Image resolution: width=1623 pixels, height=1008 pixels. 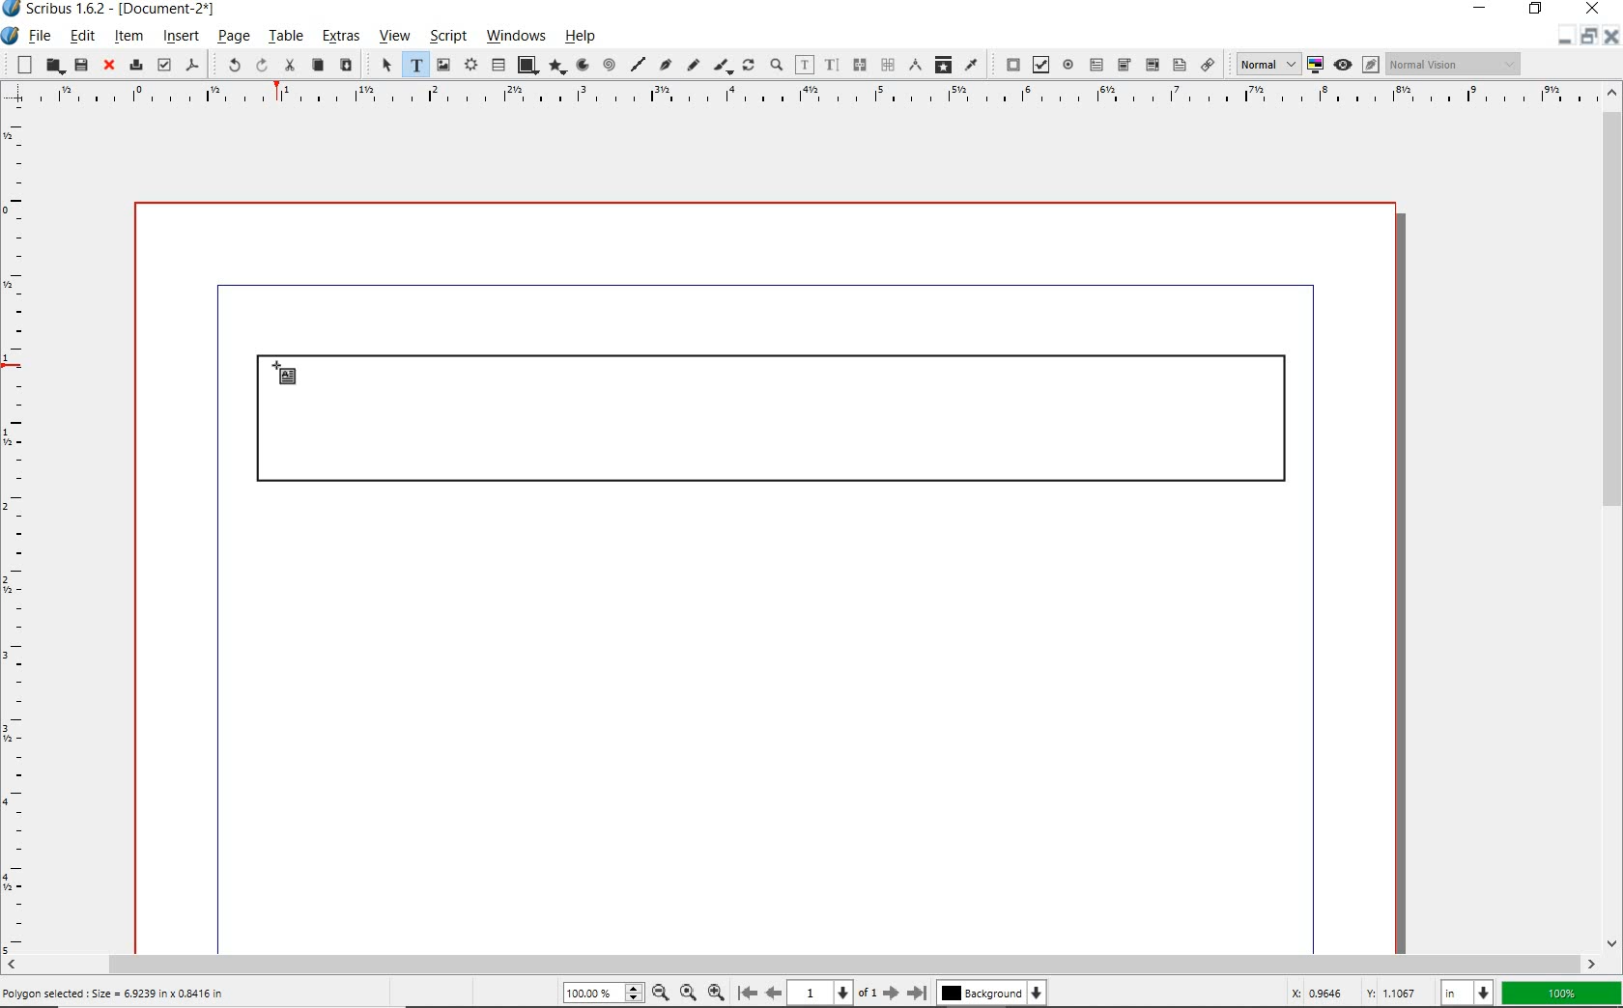 I want to click on cut, so click(x=289, y=66).